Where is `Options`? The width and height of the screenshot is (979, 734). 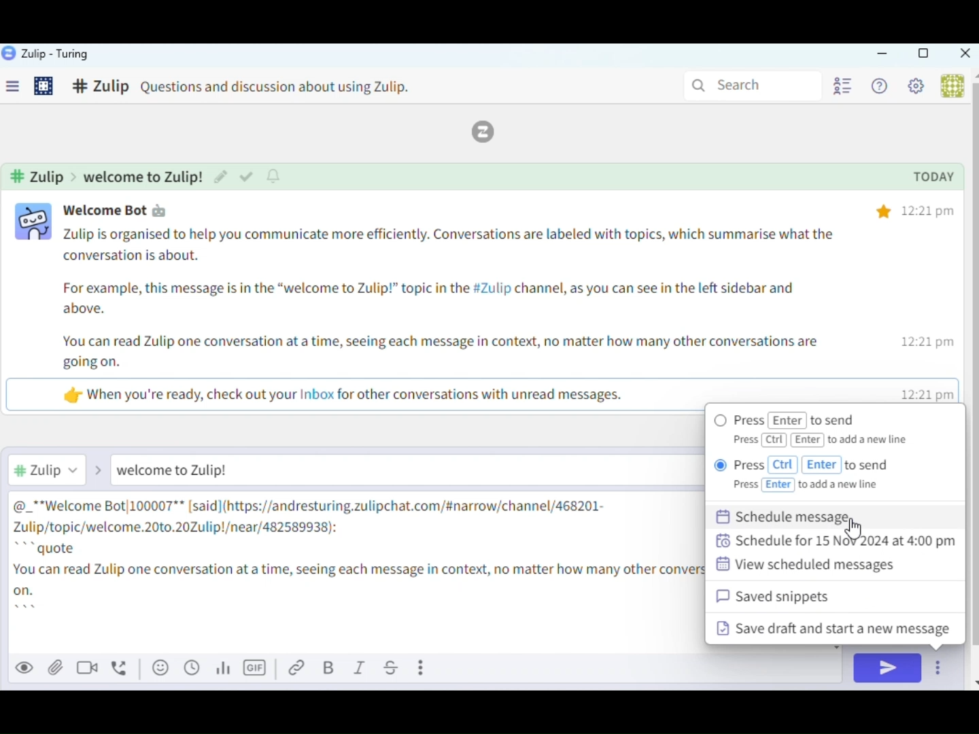 Options is located at coordinates (940, 669).